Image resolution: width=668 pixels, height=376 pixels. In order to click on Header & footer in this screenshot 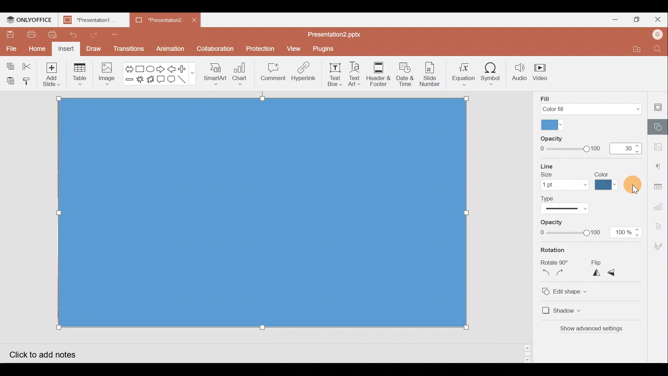, I will do `click(378, 75)`.